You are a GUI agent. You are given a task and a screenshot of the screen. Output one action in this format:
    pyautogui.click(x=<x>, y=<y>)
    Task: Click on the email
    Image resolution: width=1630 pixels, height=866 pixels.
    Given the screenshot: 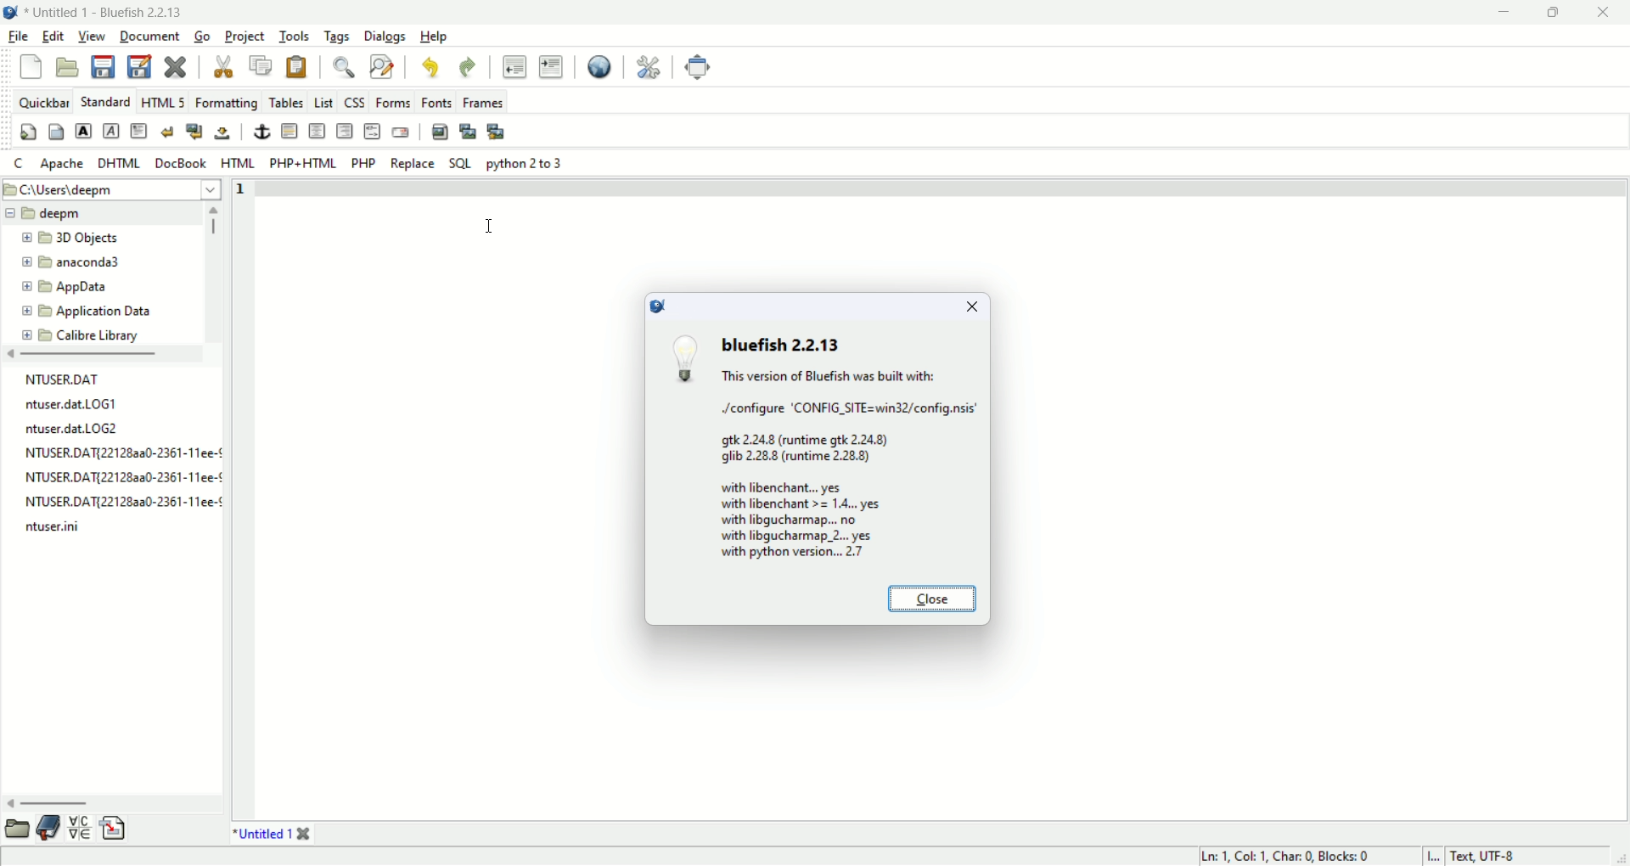 What is the action you would take?
    pyautogui.click(x=401, y=133)
    